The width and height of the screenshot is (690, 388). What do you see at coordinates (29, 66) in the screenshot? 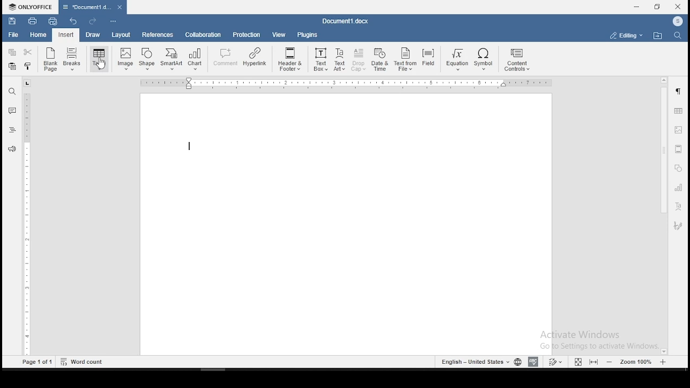
I see `copy formatting` at bounding box center [29, 66].